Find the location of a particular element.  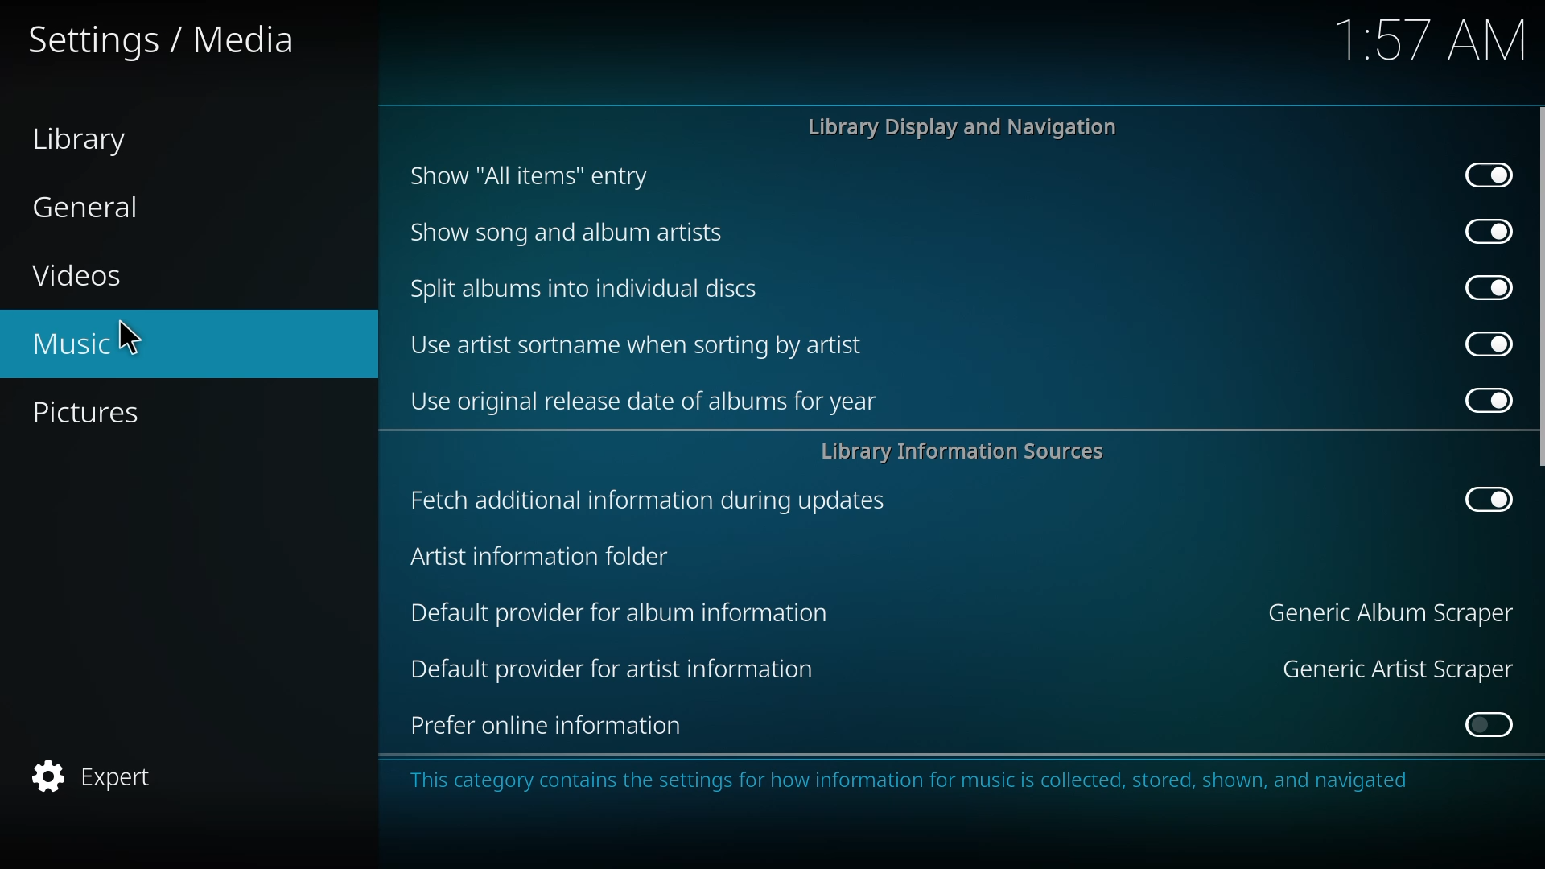

library display and navigation is located at coordinates (963, 127).